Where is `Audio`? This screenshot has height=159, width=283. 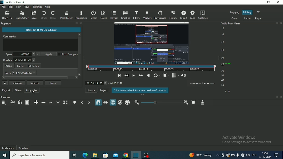
Audio is located at coordinates (20, 66).